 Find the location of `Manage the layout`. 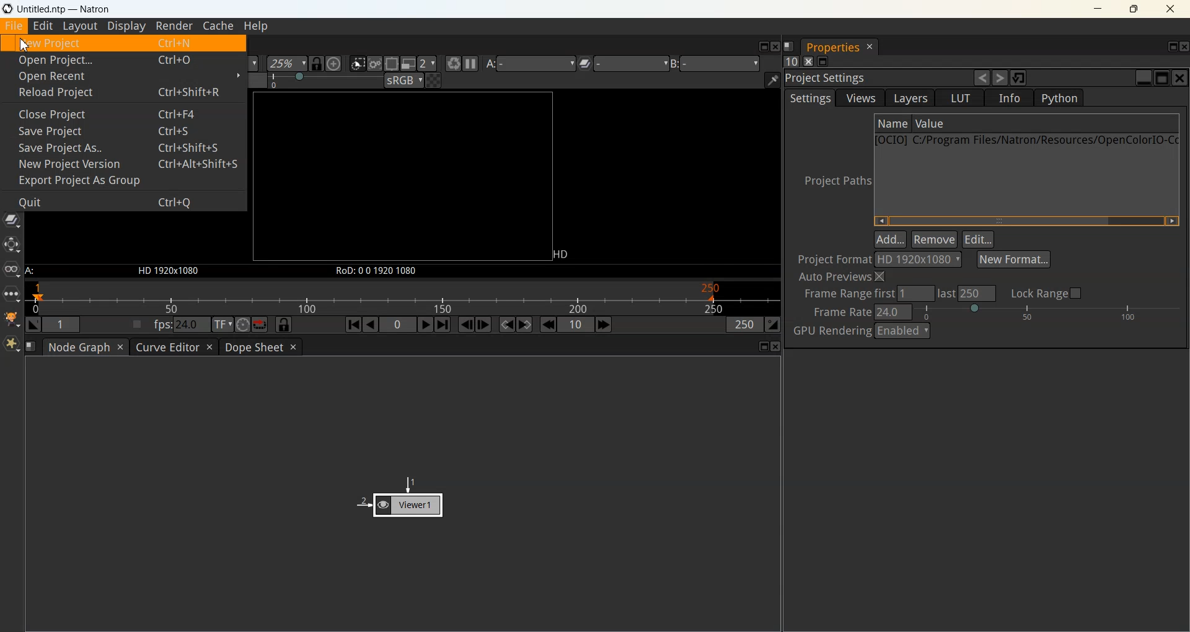

Manage the layout is located at coordinates (30, 346).